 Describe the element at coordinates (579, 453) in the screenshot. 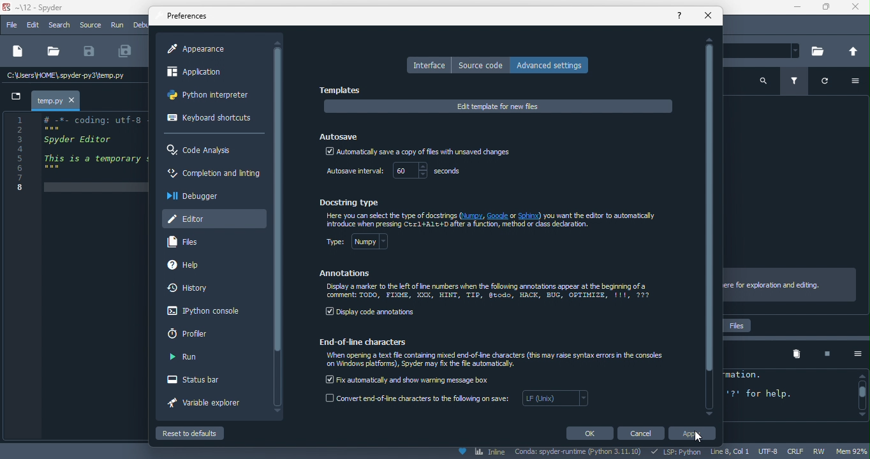

I see `conda spyder runtime` at that location.